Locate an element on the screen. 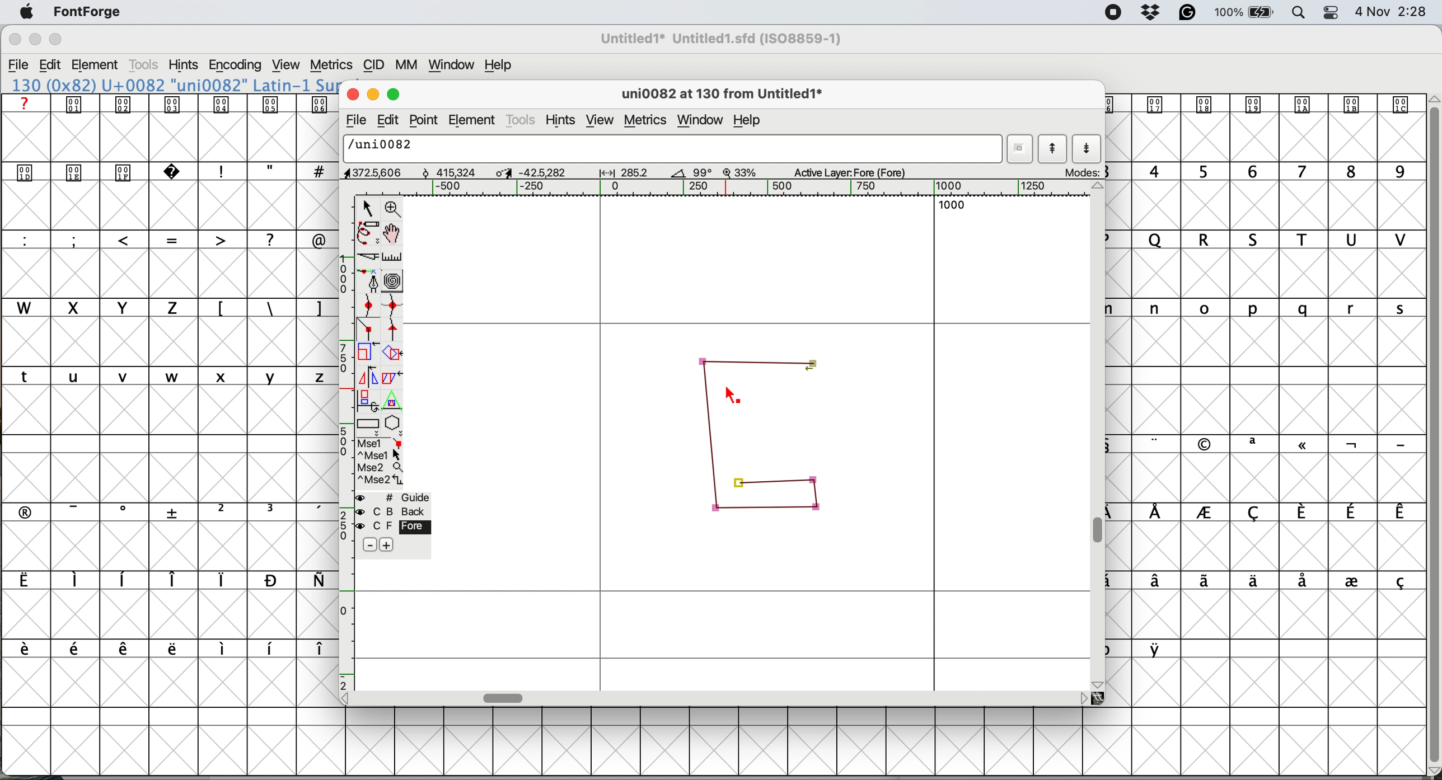  change whether spiro is active or not is located at coordinates (394, 281).